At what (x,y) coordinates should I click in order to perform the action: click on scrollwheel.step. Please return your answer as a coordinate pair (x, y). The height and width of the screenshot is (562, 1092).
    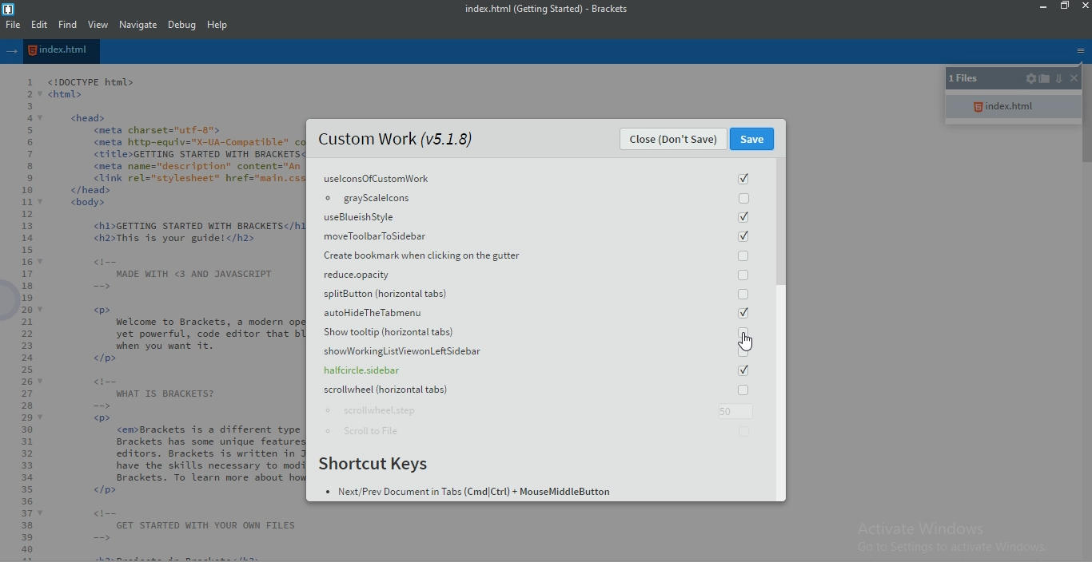
    Looking at the image, I should click on (540, 410).